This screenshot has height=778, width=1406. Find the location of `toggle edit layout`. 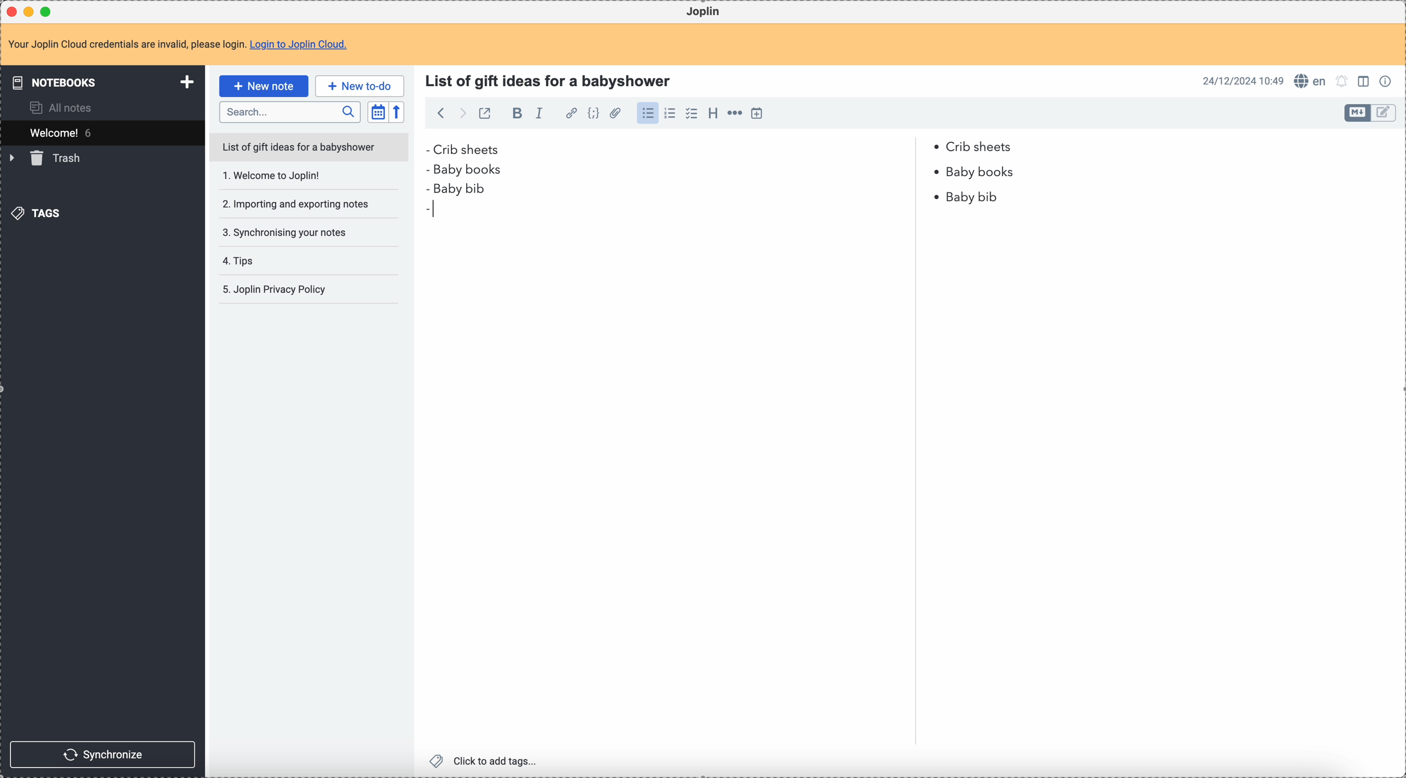

toggle edit layout is located at coordinates (1366, 83).